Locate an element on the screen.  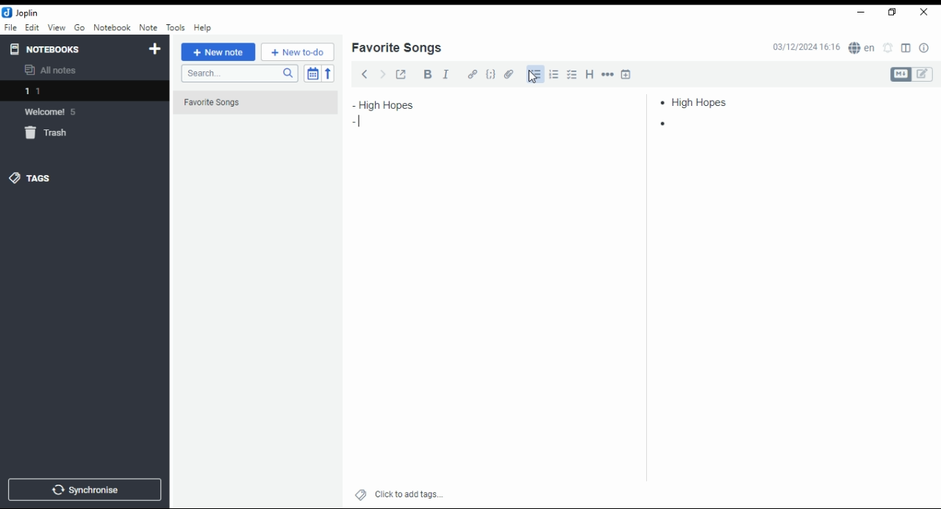
high hopes is located at coordinates (701, 102).